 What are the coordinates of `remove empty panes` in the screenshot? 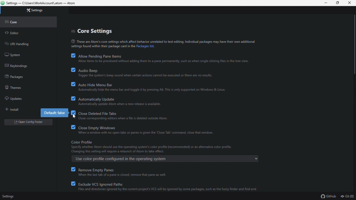 It's located at (125, 172).